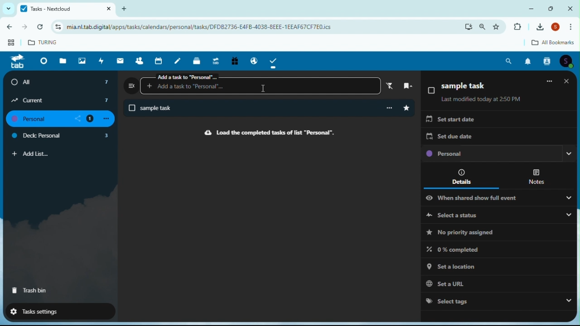 The image size is (580, 326). I want to click on Personal, so click(63, 119).